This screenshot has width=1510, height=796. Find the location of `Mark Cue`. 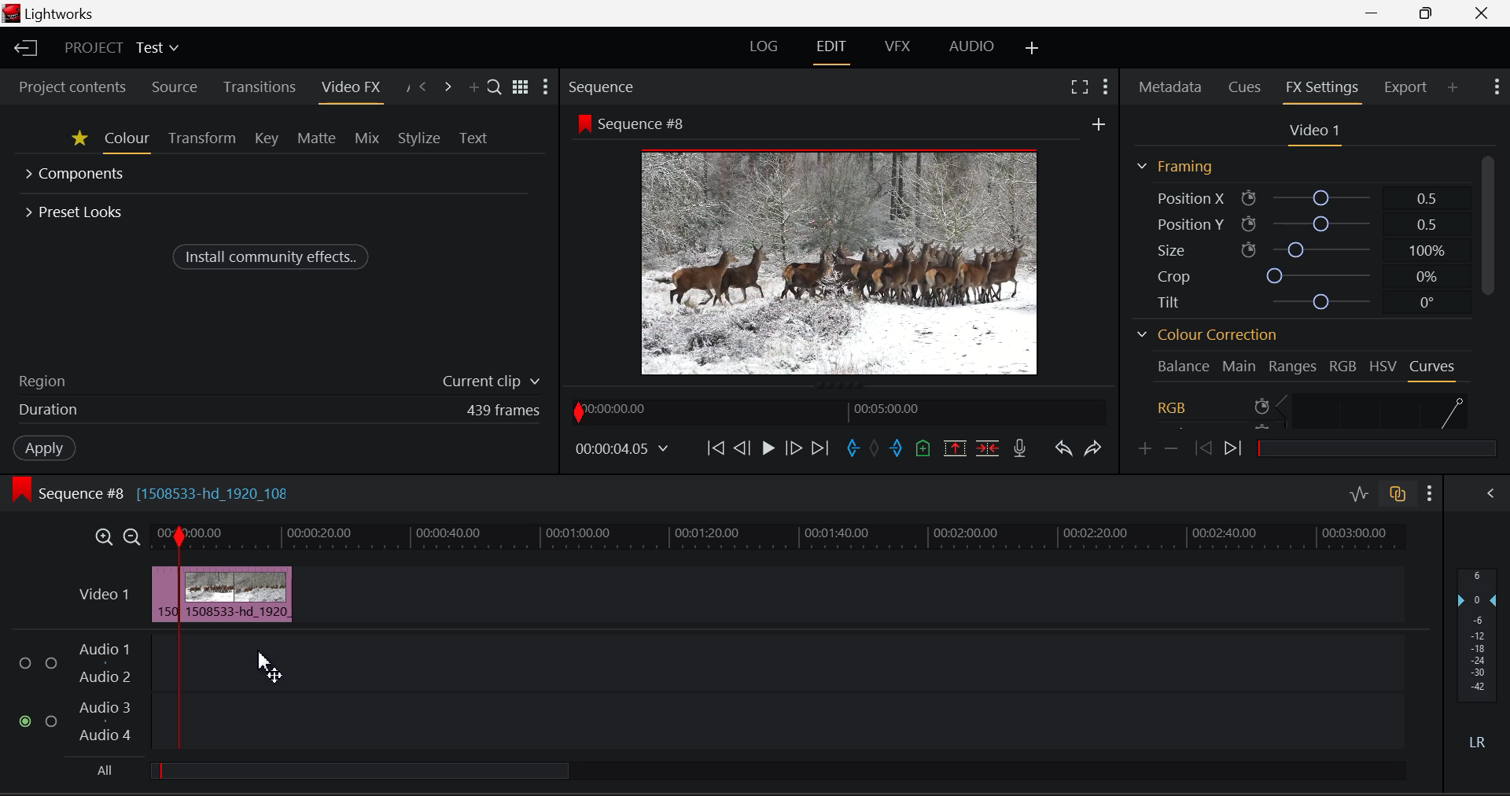

Mark Cue is located at coordinates (921, 451).